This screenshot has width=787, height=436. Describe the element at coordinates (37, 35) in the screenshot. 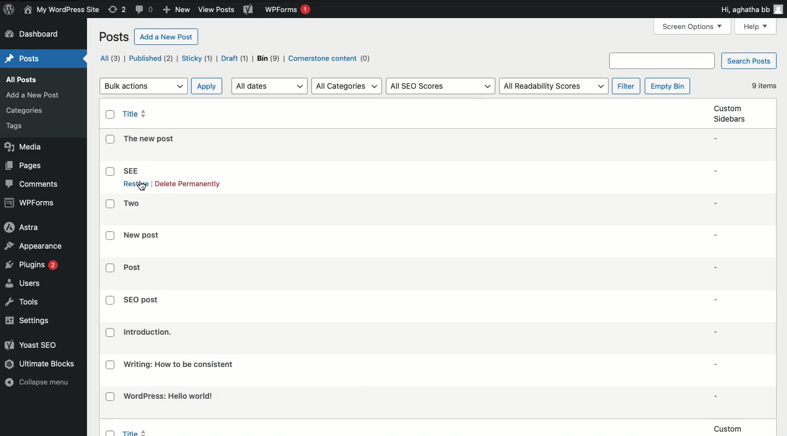

I see `Dashboard` at that location.